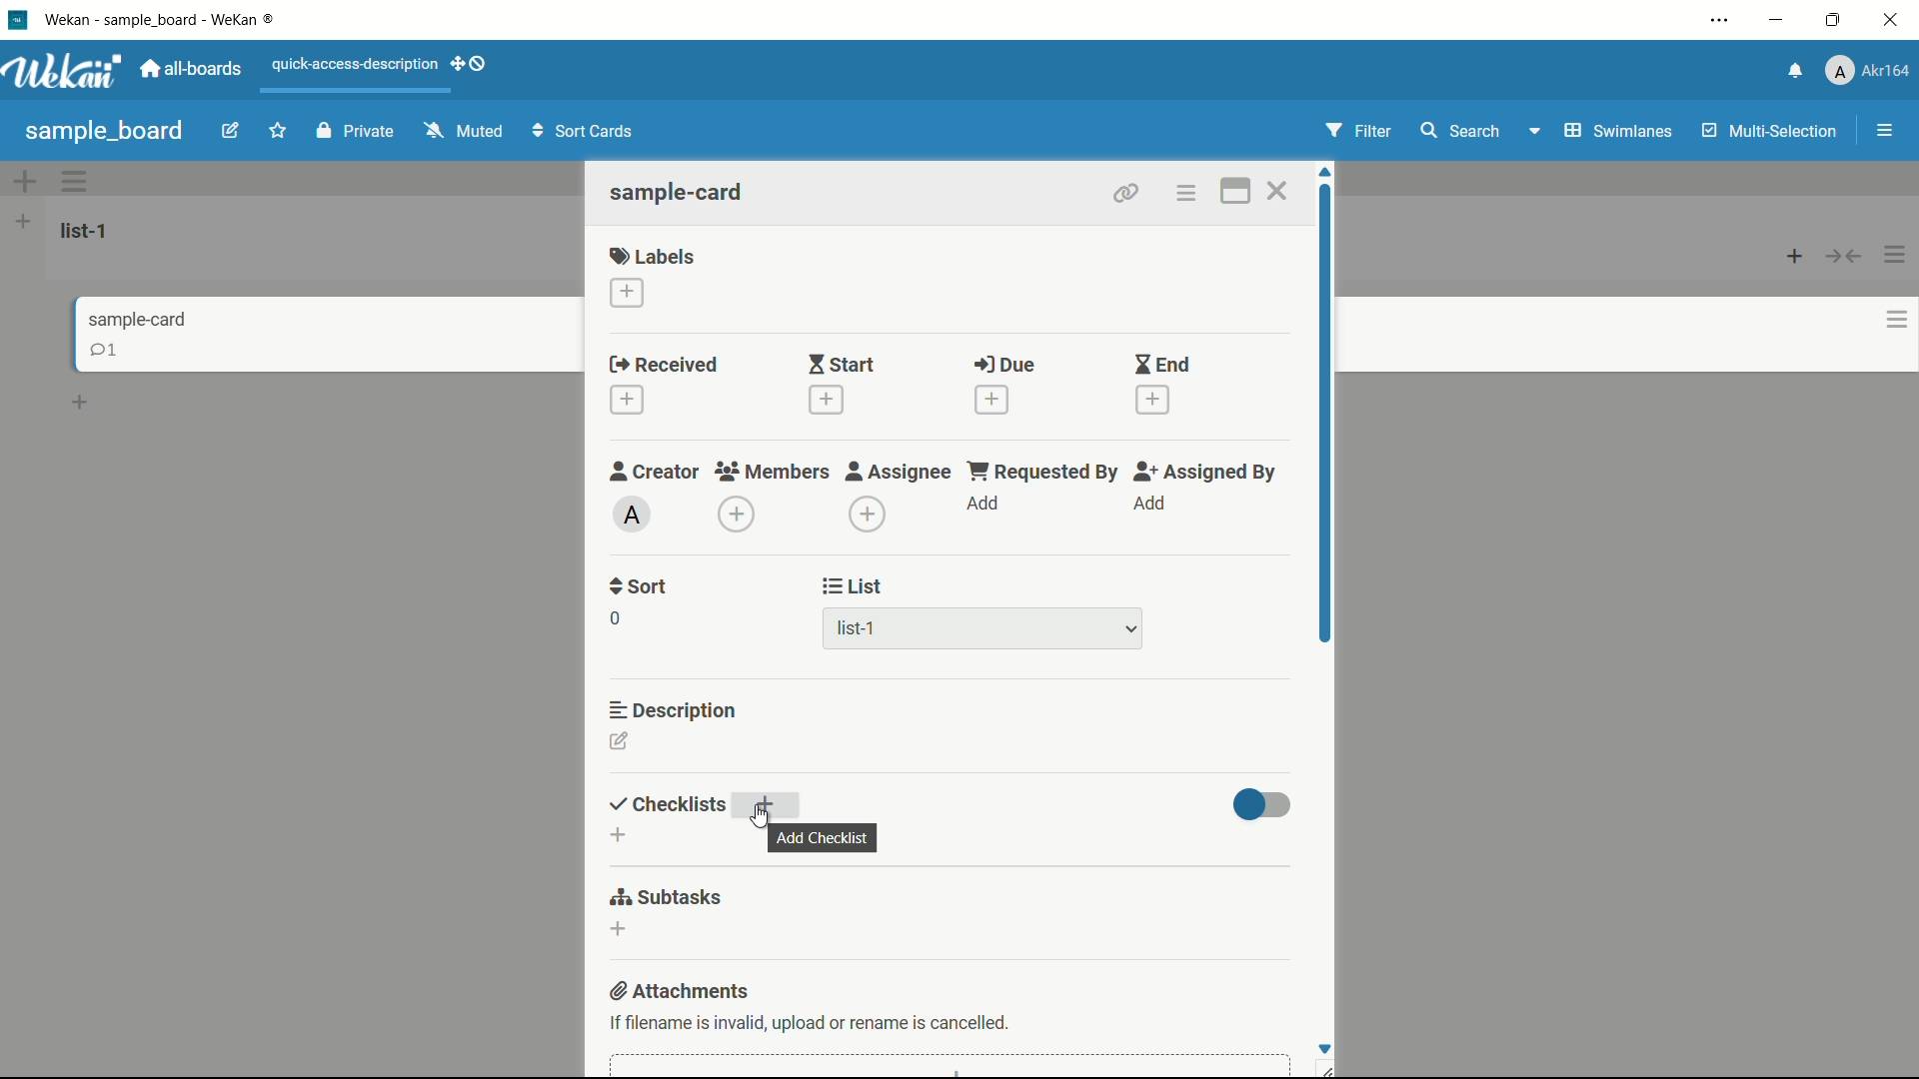 The width and height of the screenshot is (1919, 1079). I want to click on assignee, so click(899, 474).